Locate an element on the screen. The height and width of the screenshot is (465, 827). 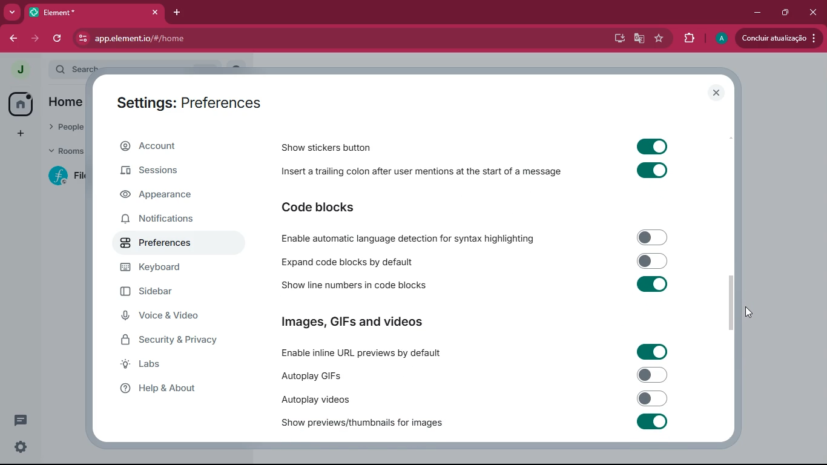
profile picture is located at coordinates (720, 39).